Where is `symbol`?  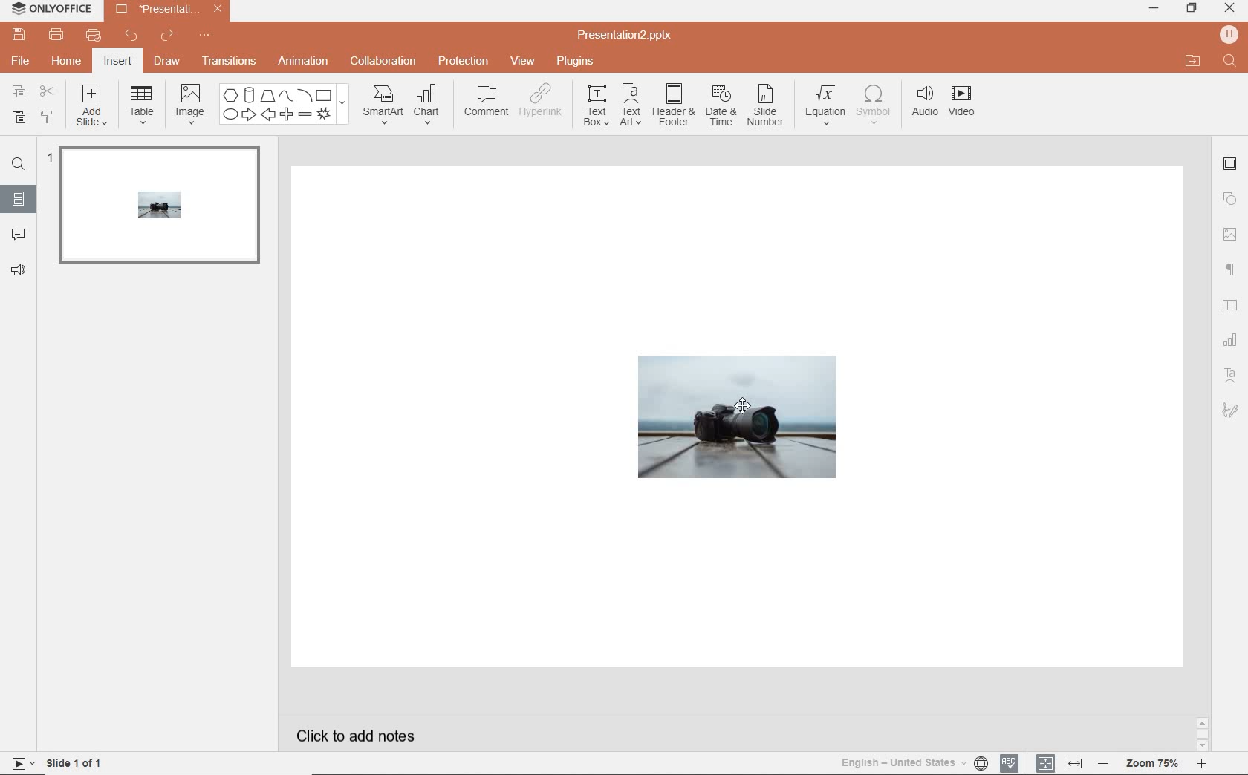
symbol is located at coordinates (876, 105).